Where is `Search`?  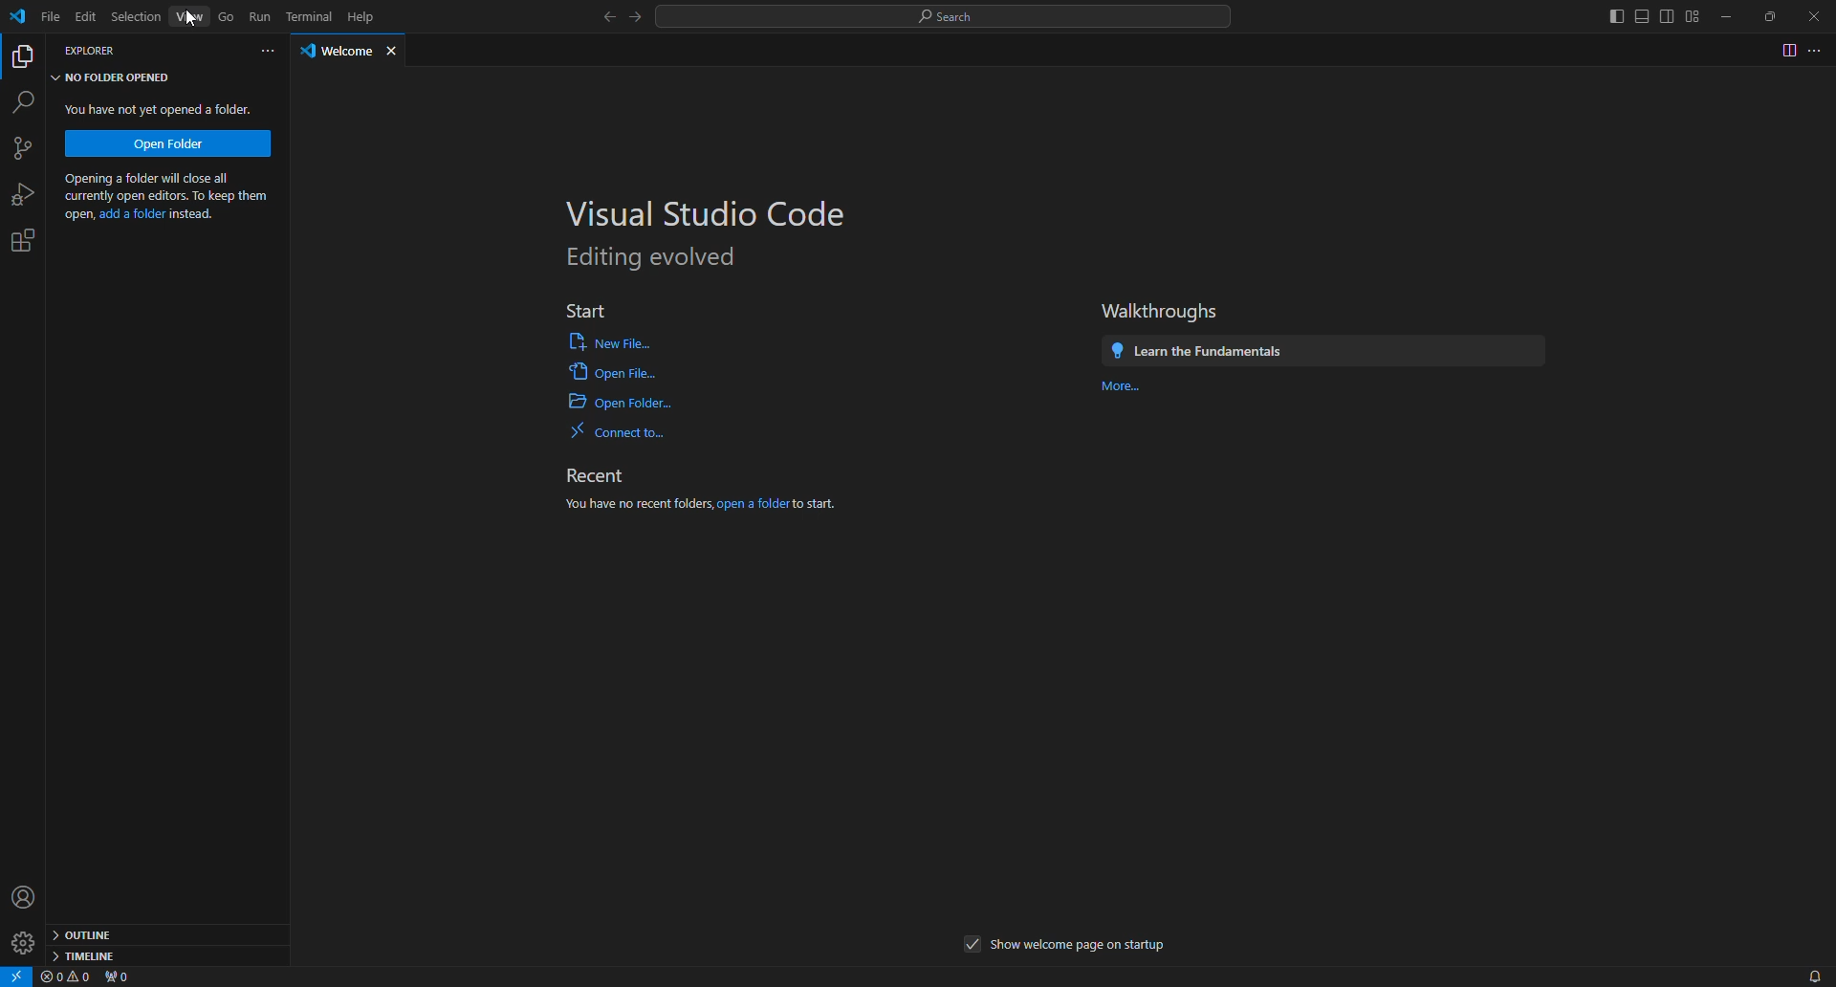
Search is located at coordinates (947, 16).